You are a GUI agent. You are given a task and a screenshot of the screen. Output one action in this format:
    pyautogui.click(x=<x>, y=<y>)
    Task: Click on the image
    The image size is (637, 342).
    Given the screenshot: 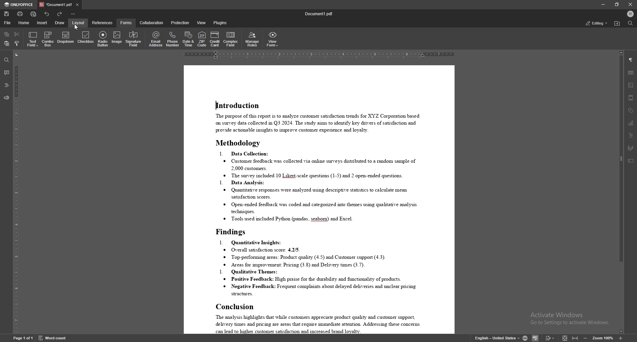 What is the action you would take?
    pyautogui.click(x=631, y=85)
    